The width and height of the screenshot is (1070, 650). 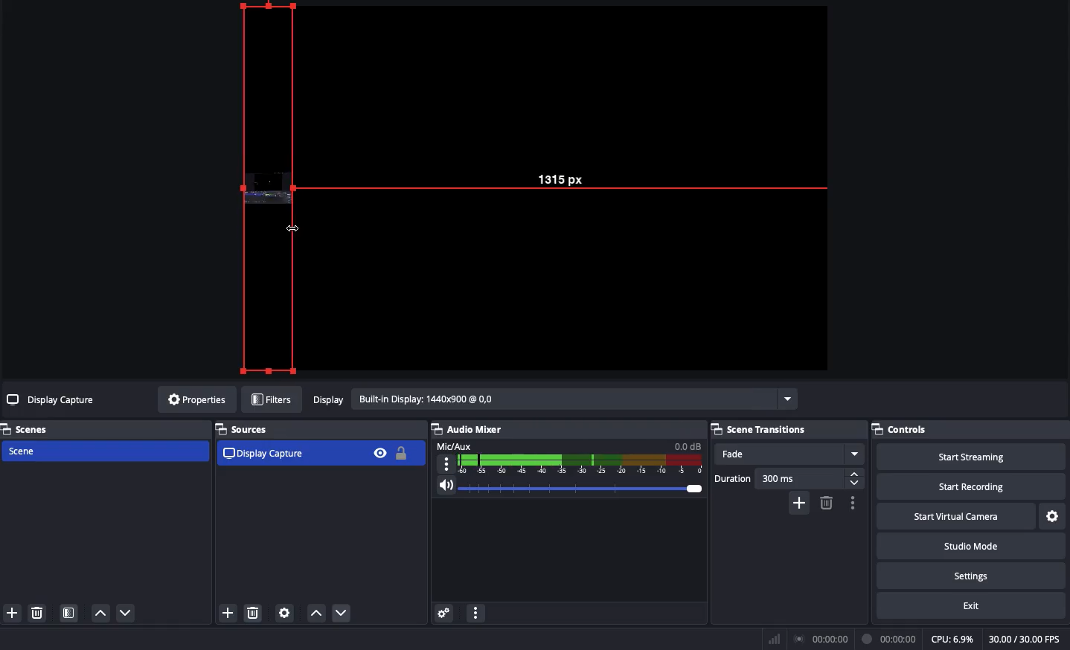 I want to click on Delete, so click(x=254, y=614).